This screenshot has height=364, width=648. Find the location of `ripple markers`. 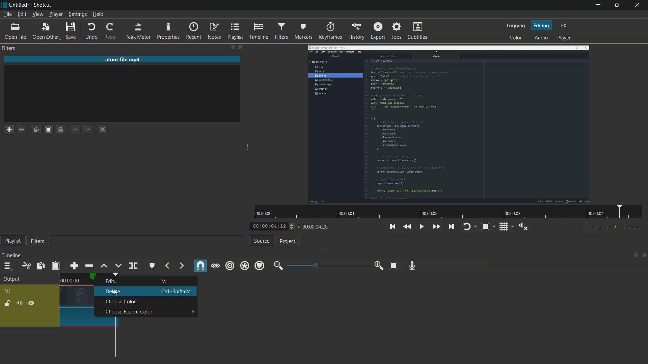

ripple markers is located at coordinates (260, 265).